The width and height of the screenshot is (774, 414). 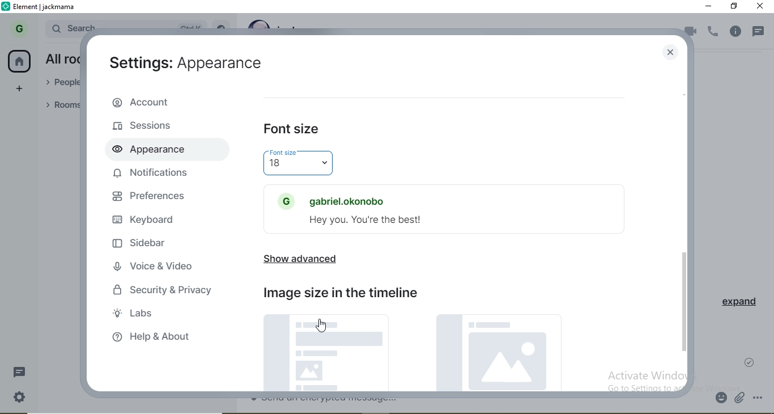 What do you see at coordinates (418, 348) in the screenshot?
I see `picture` at bounding box center [418, 348].